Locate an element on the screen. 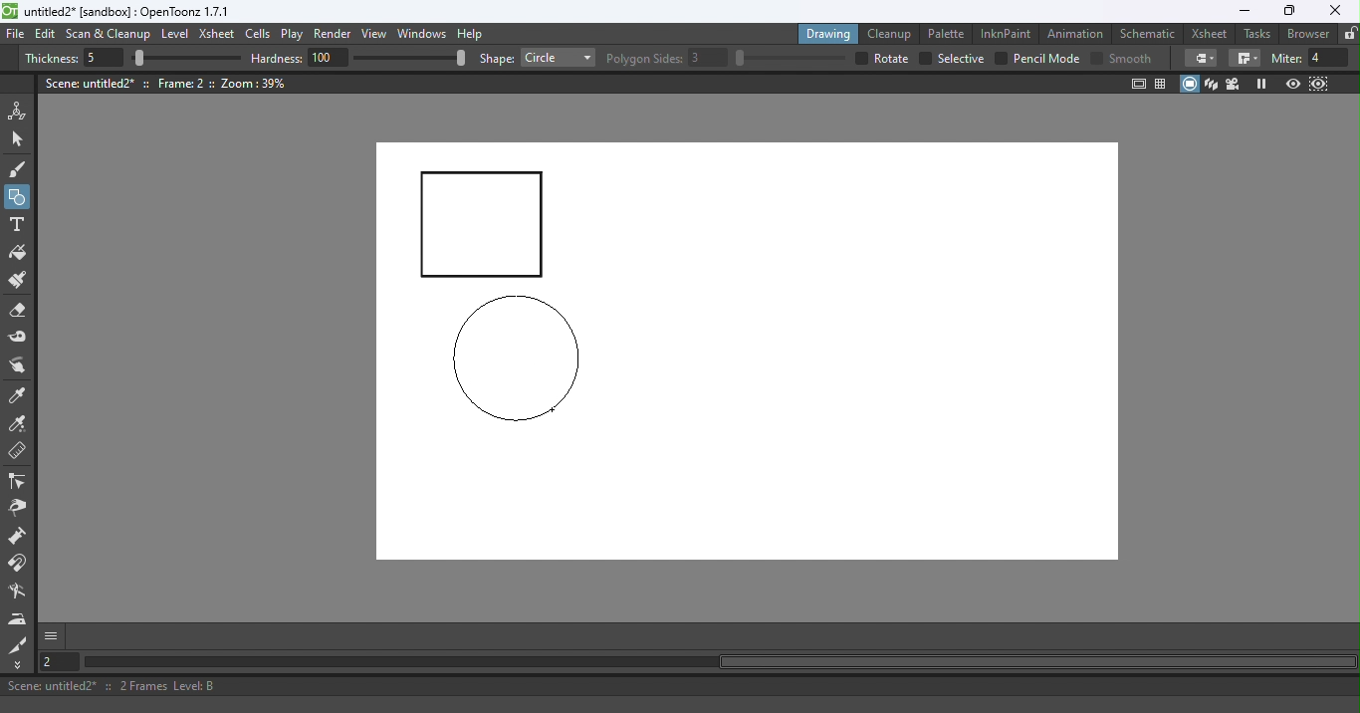 This screenshot has width=1360, height=713. Polygon slides is located at coordinates (644, 59).